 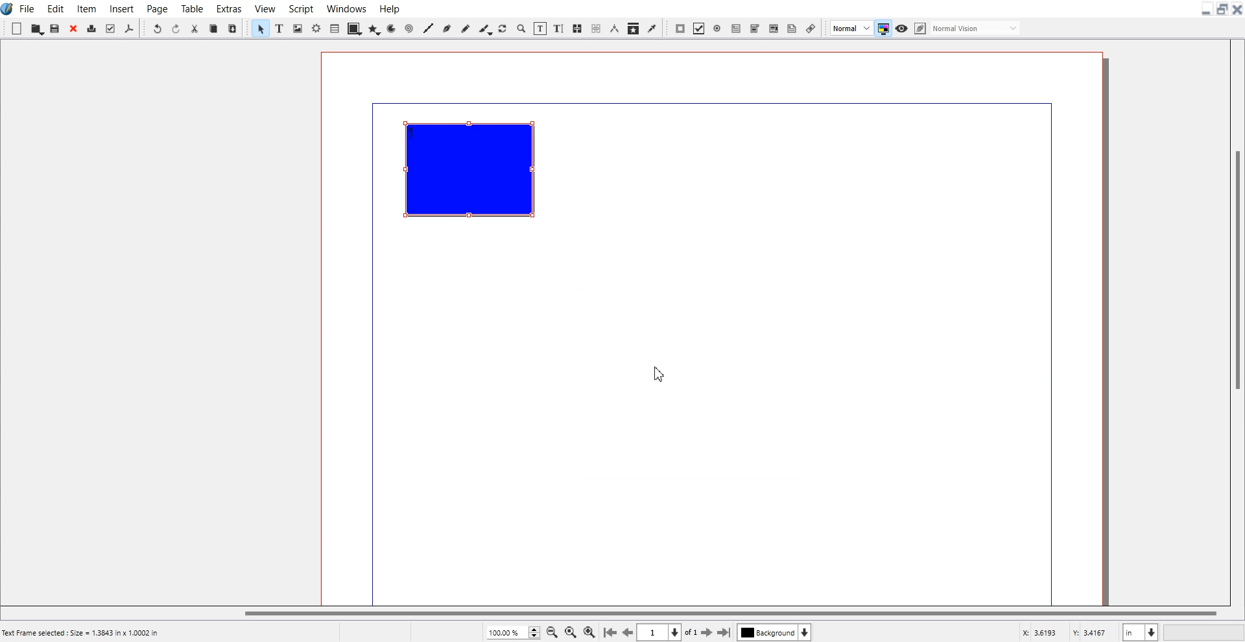 What do you see at coordinates (427, 28) in the screenshot?
I see `Line` at bounding box center [427, 28].